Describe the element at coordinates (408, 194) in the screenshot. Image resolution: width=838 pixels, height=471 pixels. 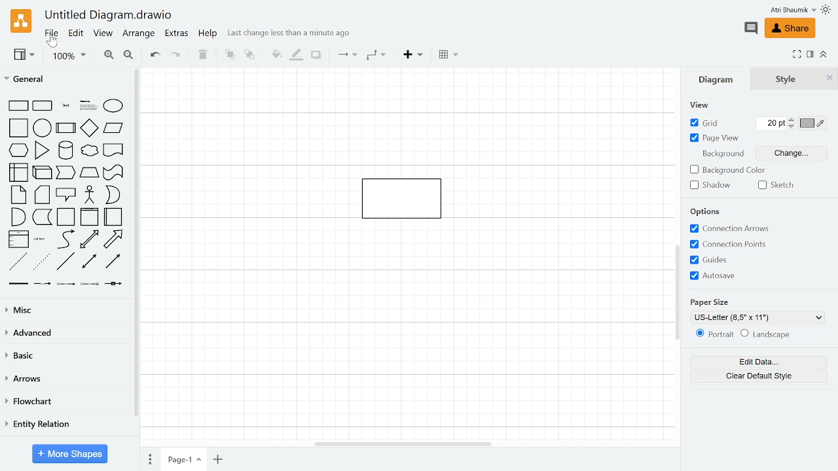
I see `Current diagram` at that location.